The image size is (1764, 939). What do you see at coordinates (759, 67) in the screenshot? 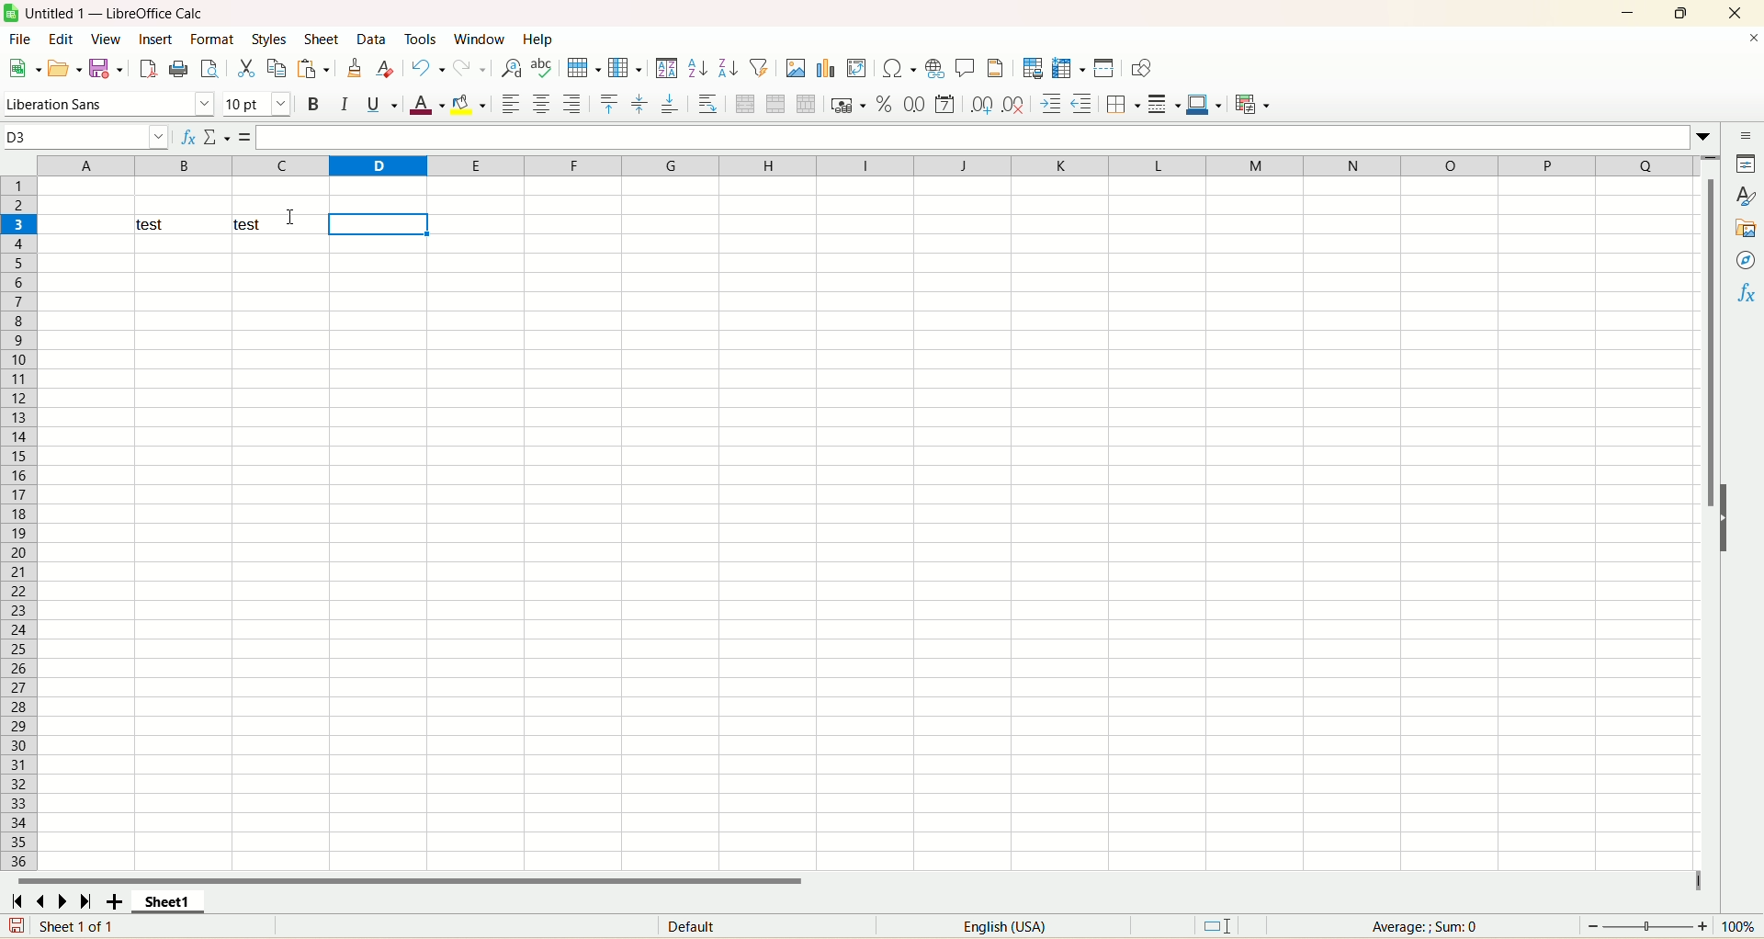
I see `auto filter` at bounding box center [759, 67].